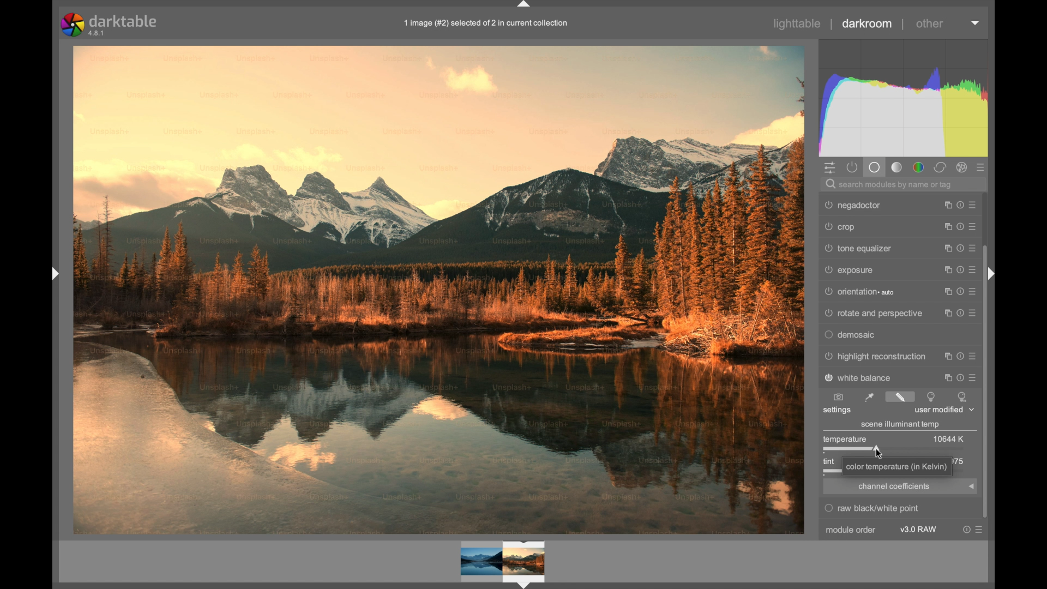  I want to click on instance, so click(945, 223).